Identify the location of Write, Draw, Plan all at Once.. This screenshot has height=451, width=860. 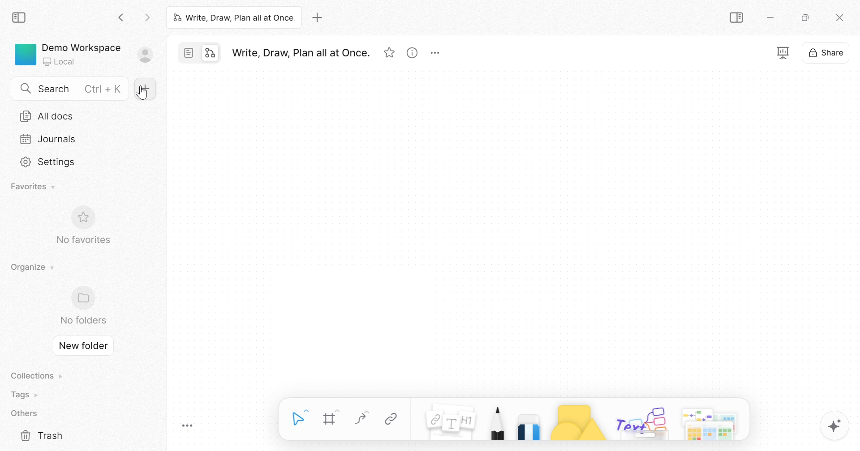
(301, 54).